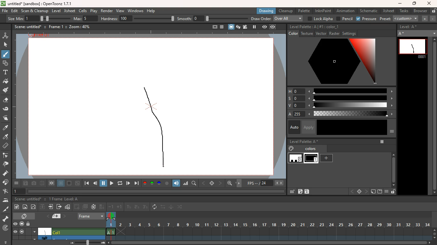 This screenshot has height=245, width=437. What do you see at coordinates (181, 208) in the screenshot?
I see `change` at bounding box center [181, 208].